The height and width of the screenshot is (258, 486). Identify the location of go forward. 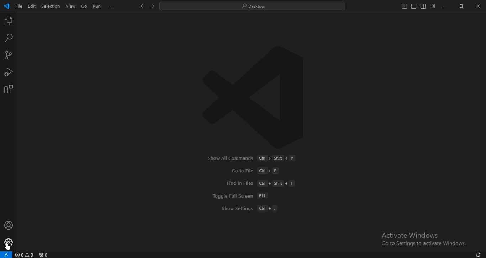
(153, 6).